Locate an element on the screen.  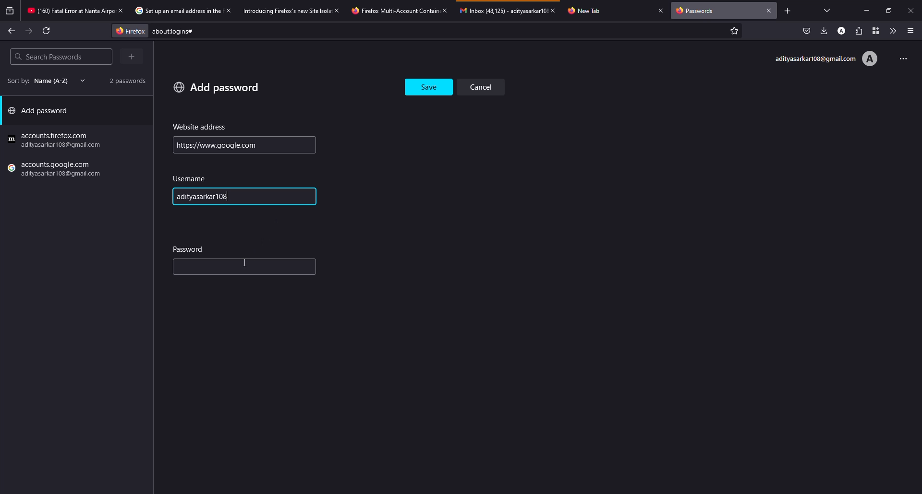
save to pocket is located at coordinates (807, 31).